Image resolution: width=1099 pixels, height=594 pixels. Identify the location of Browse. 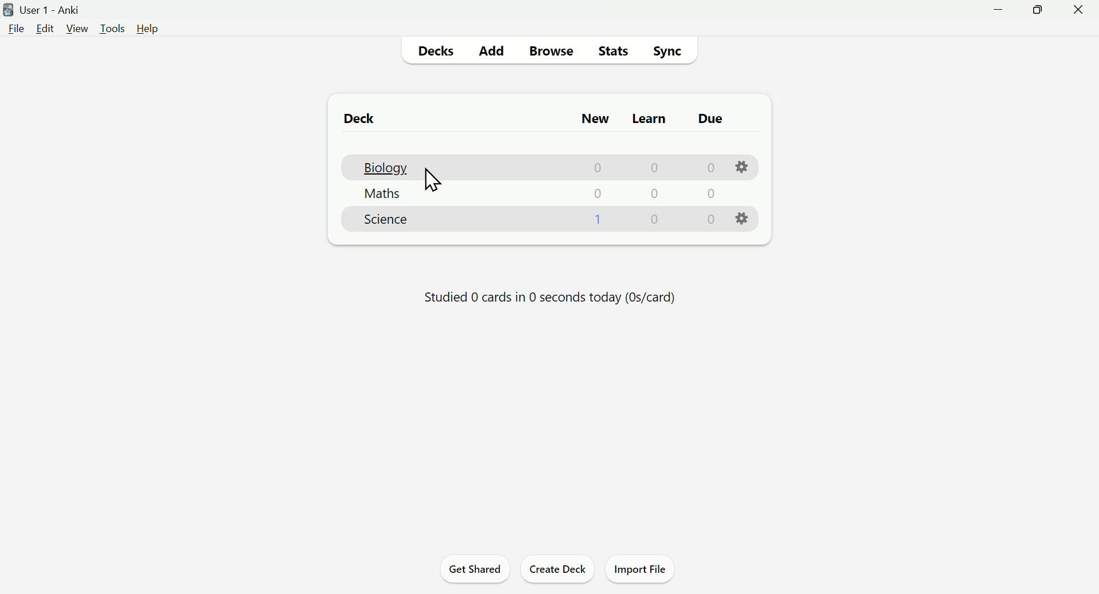
(549, 49).